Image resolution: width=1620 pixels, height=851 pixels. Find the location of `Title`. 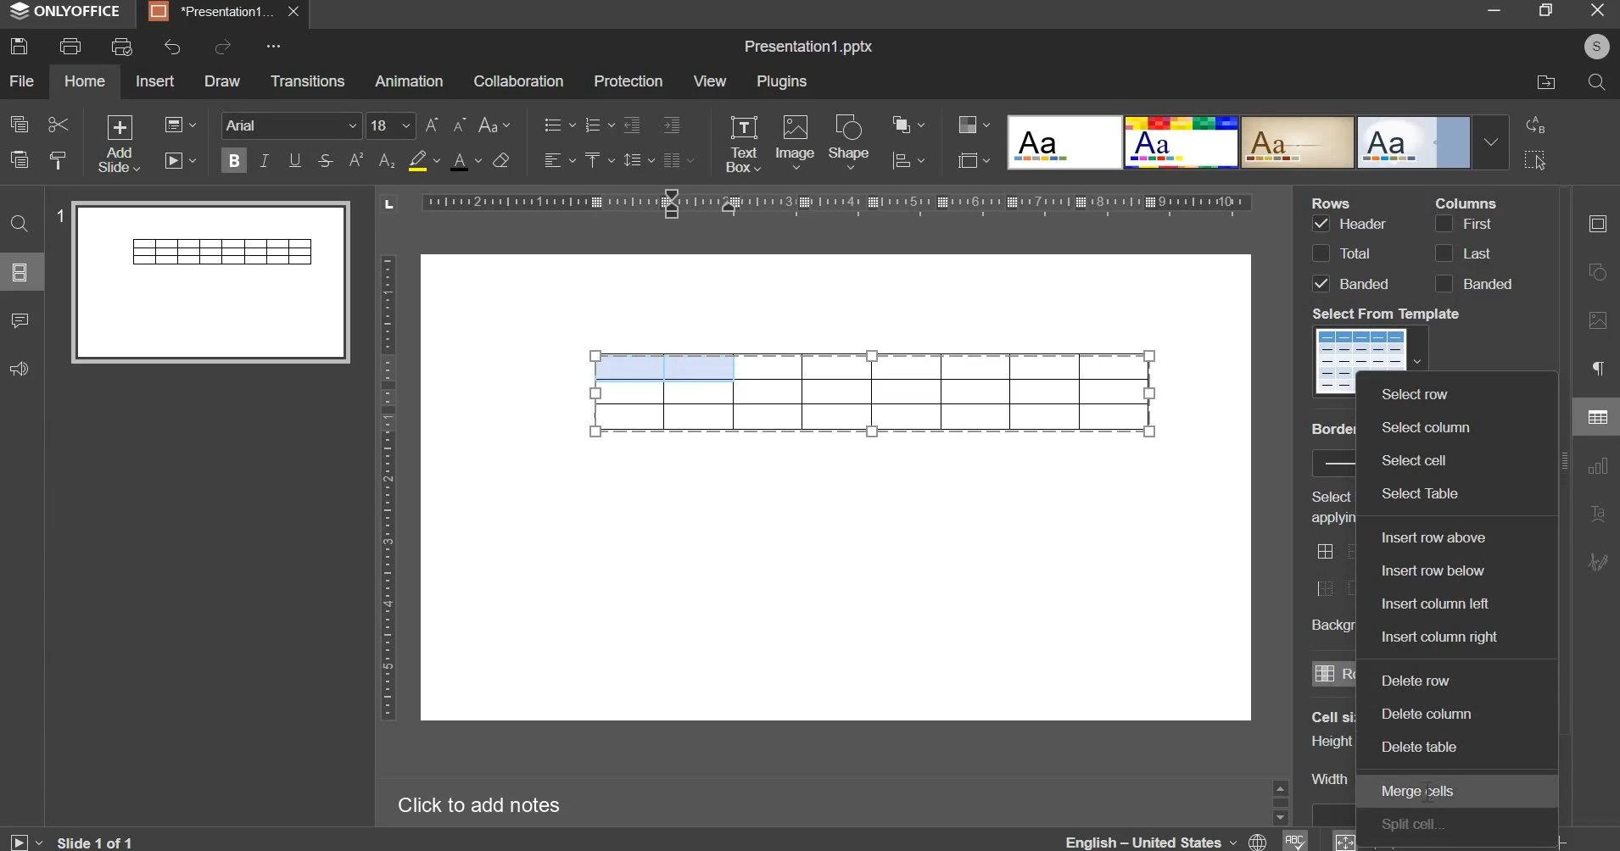

Title is located at coordinates (808, 47).